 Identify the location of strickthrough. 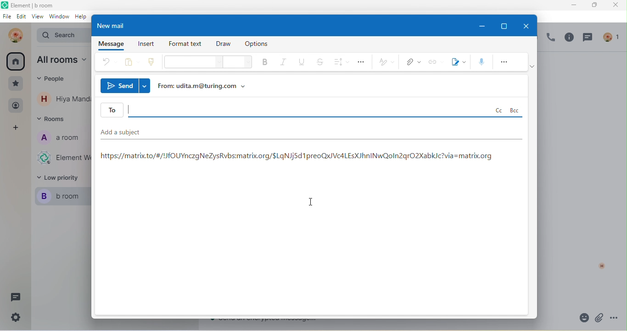
(320, 62).